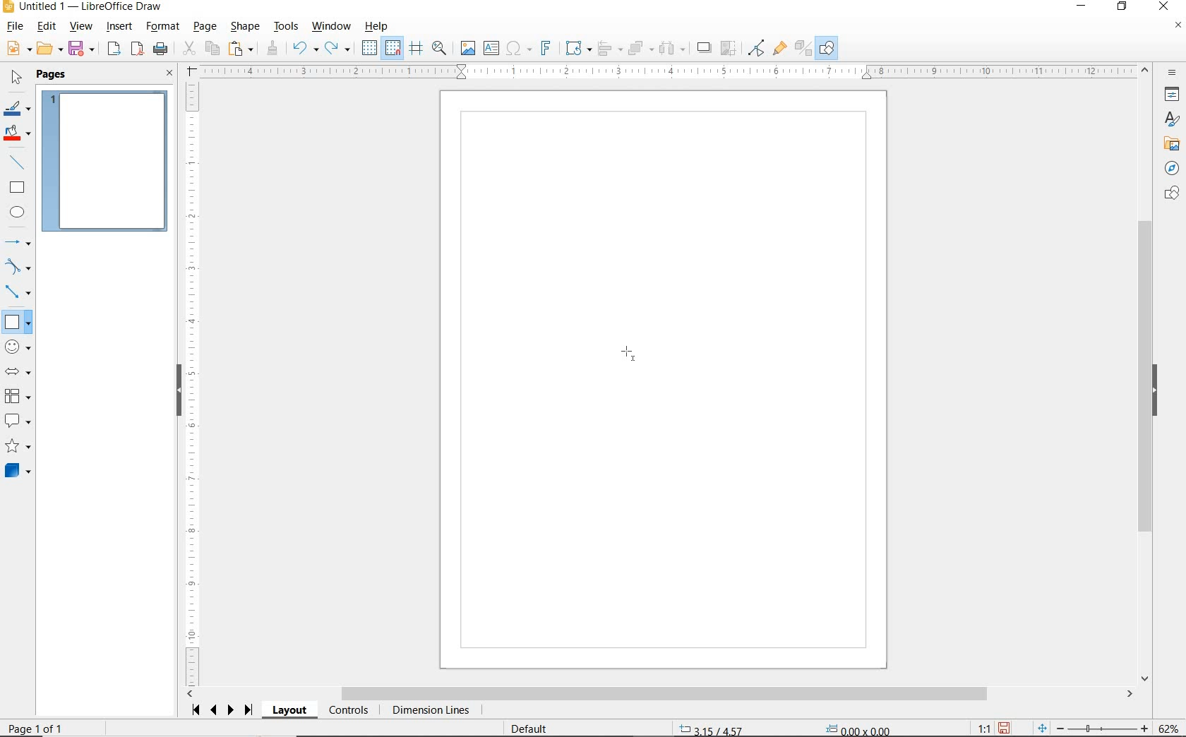 This screenshot has height=737, width=1186. What do you see at coordinates (292, 710) in the screenshot?
I see `LAYOUT` at bounding box center [292, 710].